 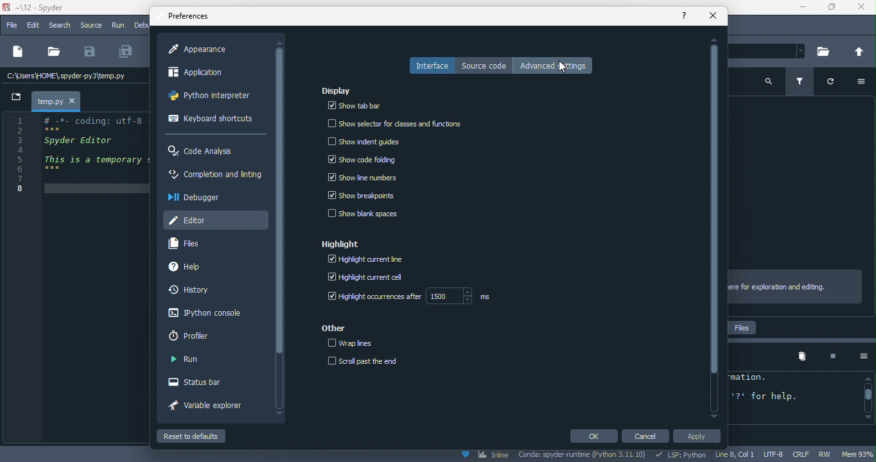 What do you see at coordinates (431, 65) in the screenshot?
I see `interface` at bounding box center [431, 65].